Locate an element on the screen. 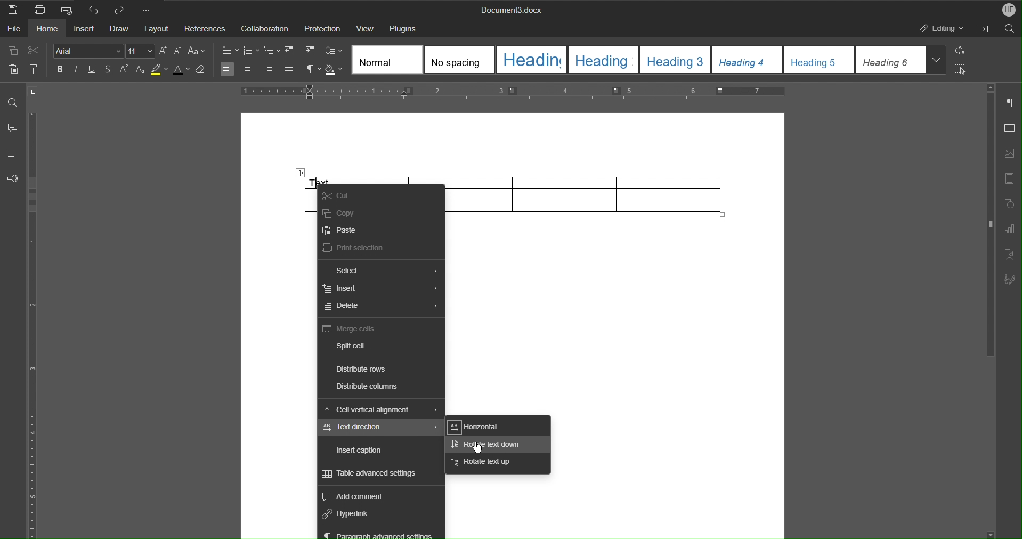 This screenshot has width=1022, height=539. Alignments is located at coordinates (258, 69).